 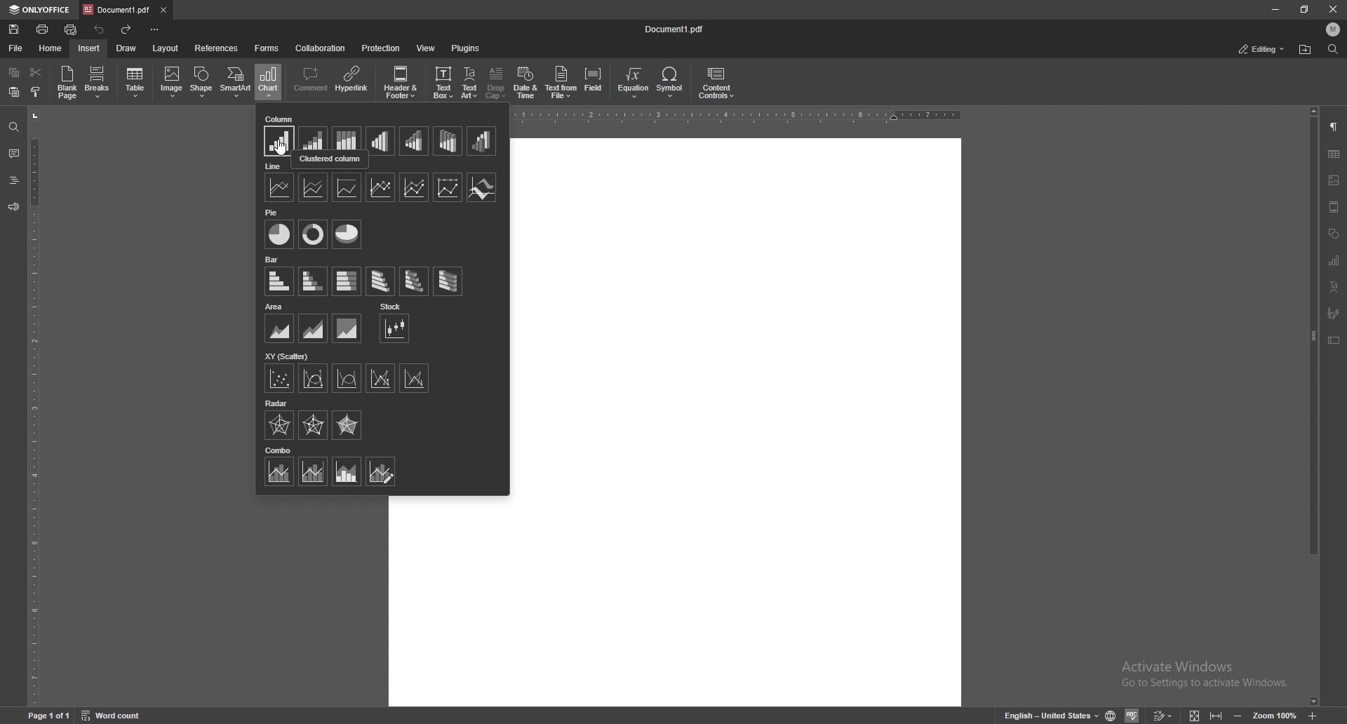 What do you see at coordinates (348, 424) in the screenshot?
I see `filled radar` at bounding box center [348, 424].